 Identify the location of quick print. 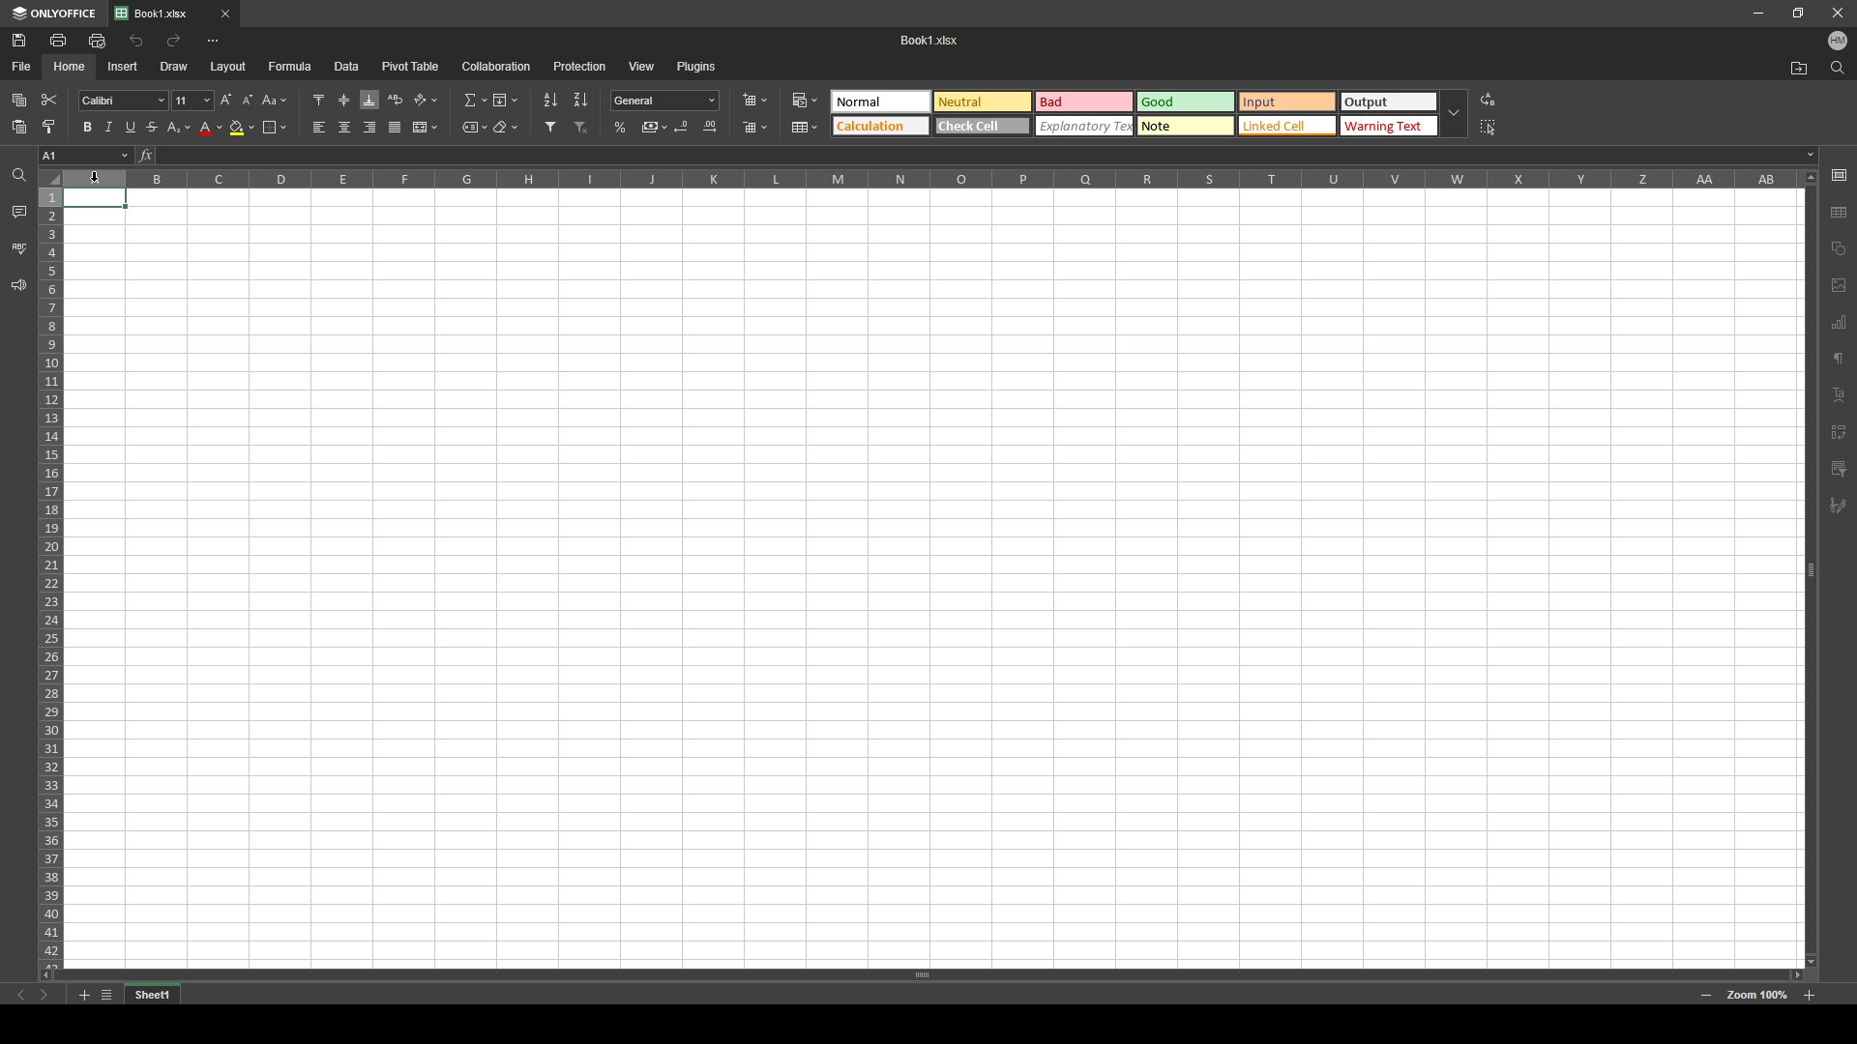
(96, 40).